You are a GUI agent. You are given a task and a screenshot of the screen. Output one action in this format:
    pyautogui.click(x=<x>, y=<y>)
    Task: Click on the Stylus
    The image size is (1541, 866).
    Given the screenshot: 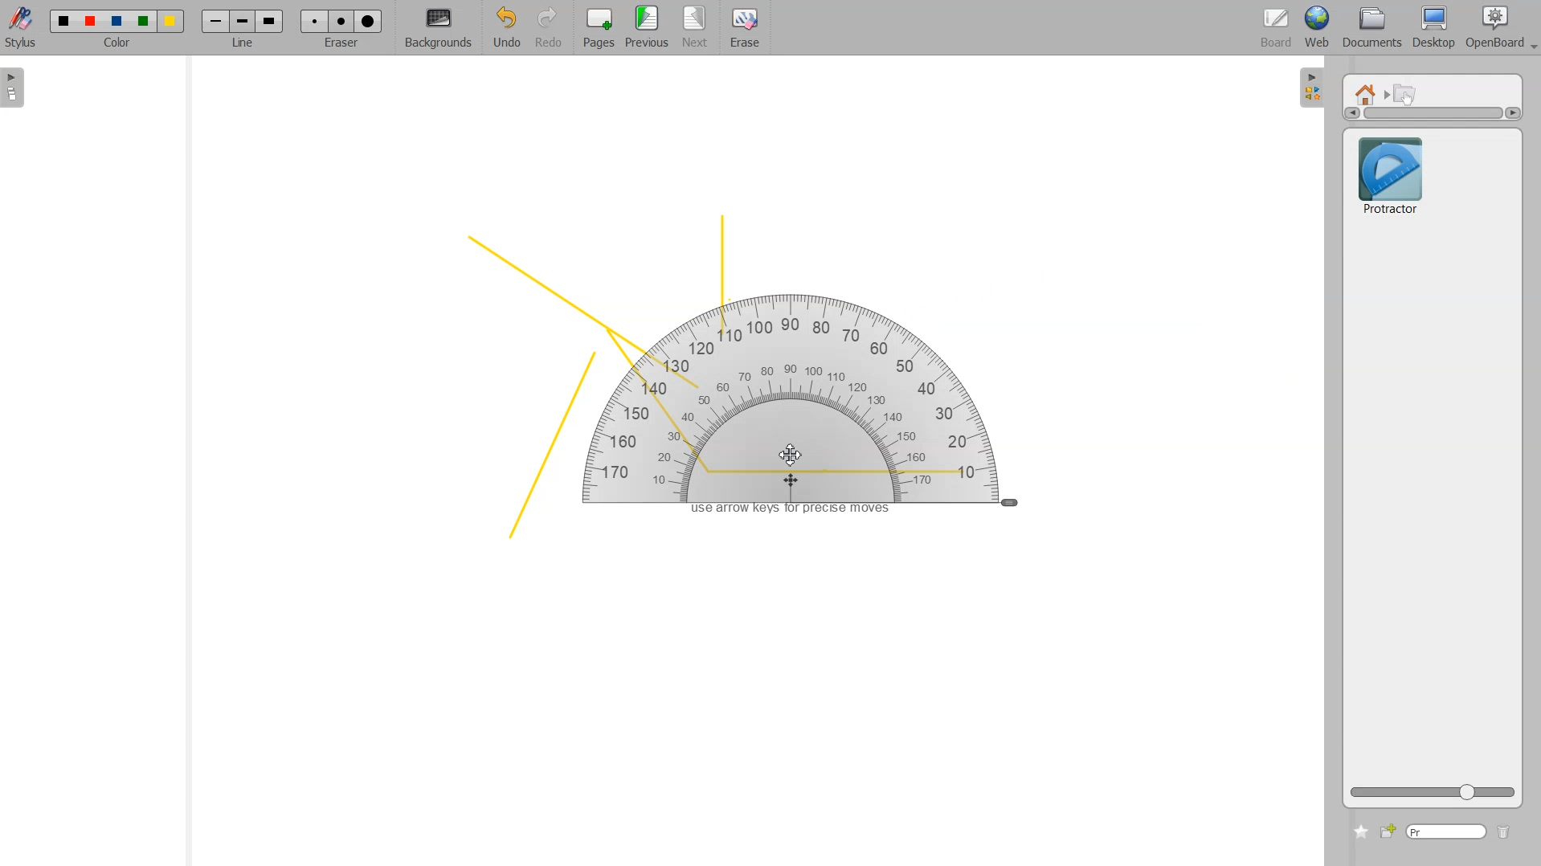 What is the action you would take?
    pyautogui.click(x=22, y=27)
    